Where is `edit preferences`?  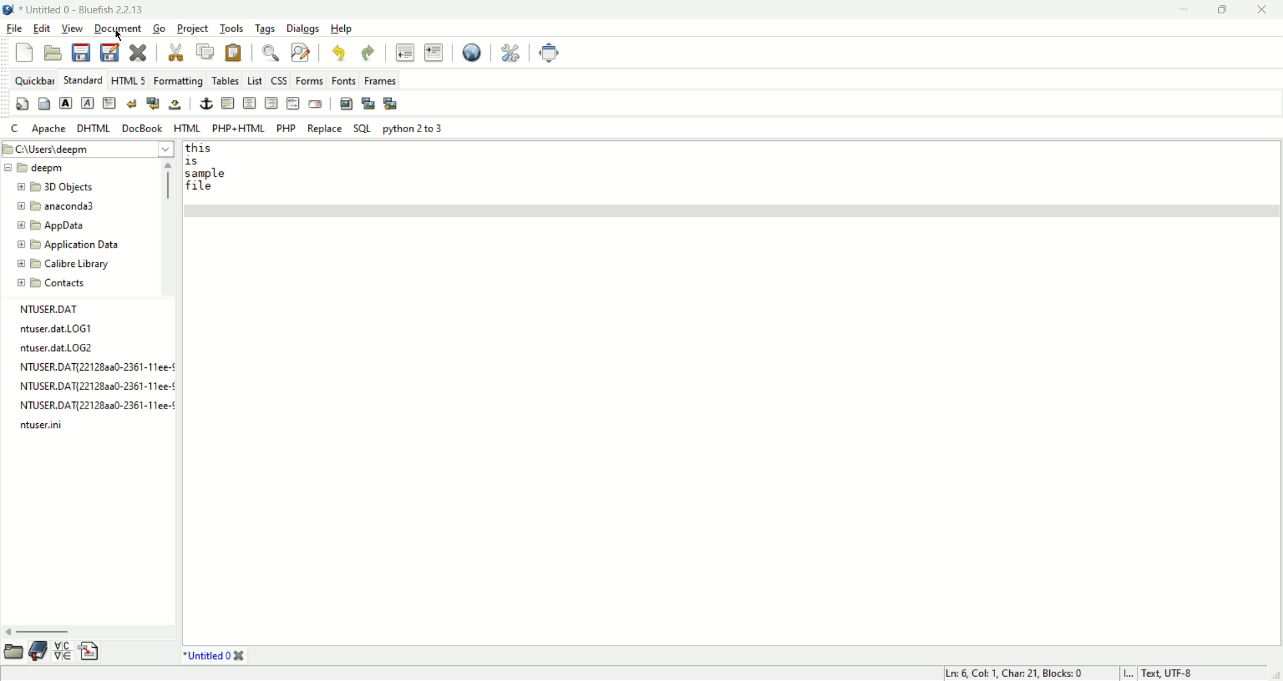
edit preferences is located at coordinates (511, 52).